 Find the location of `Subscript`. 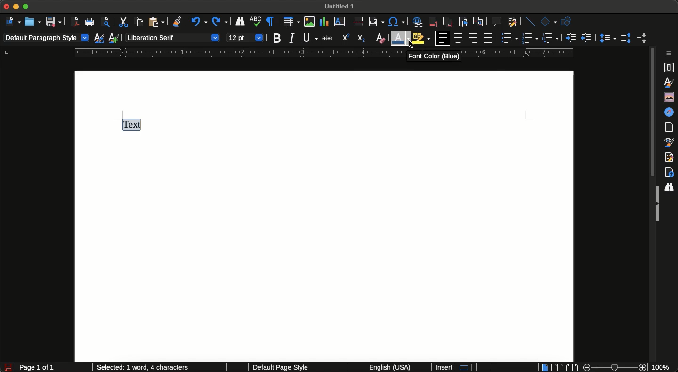

Subscript is located at coordinates (362, 39).